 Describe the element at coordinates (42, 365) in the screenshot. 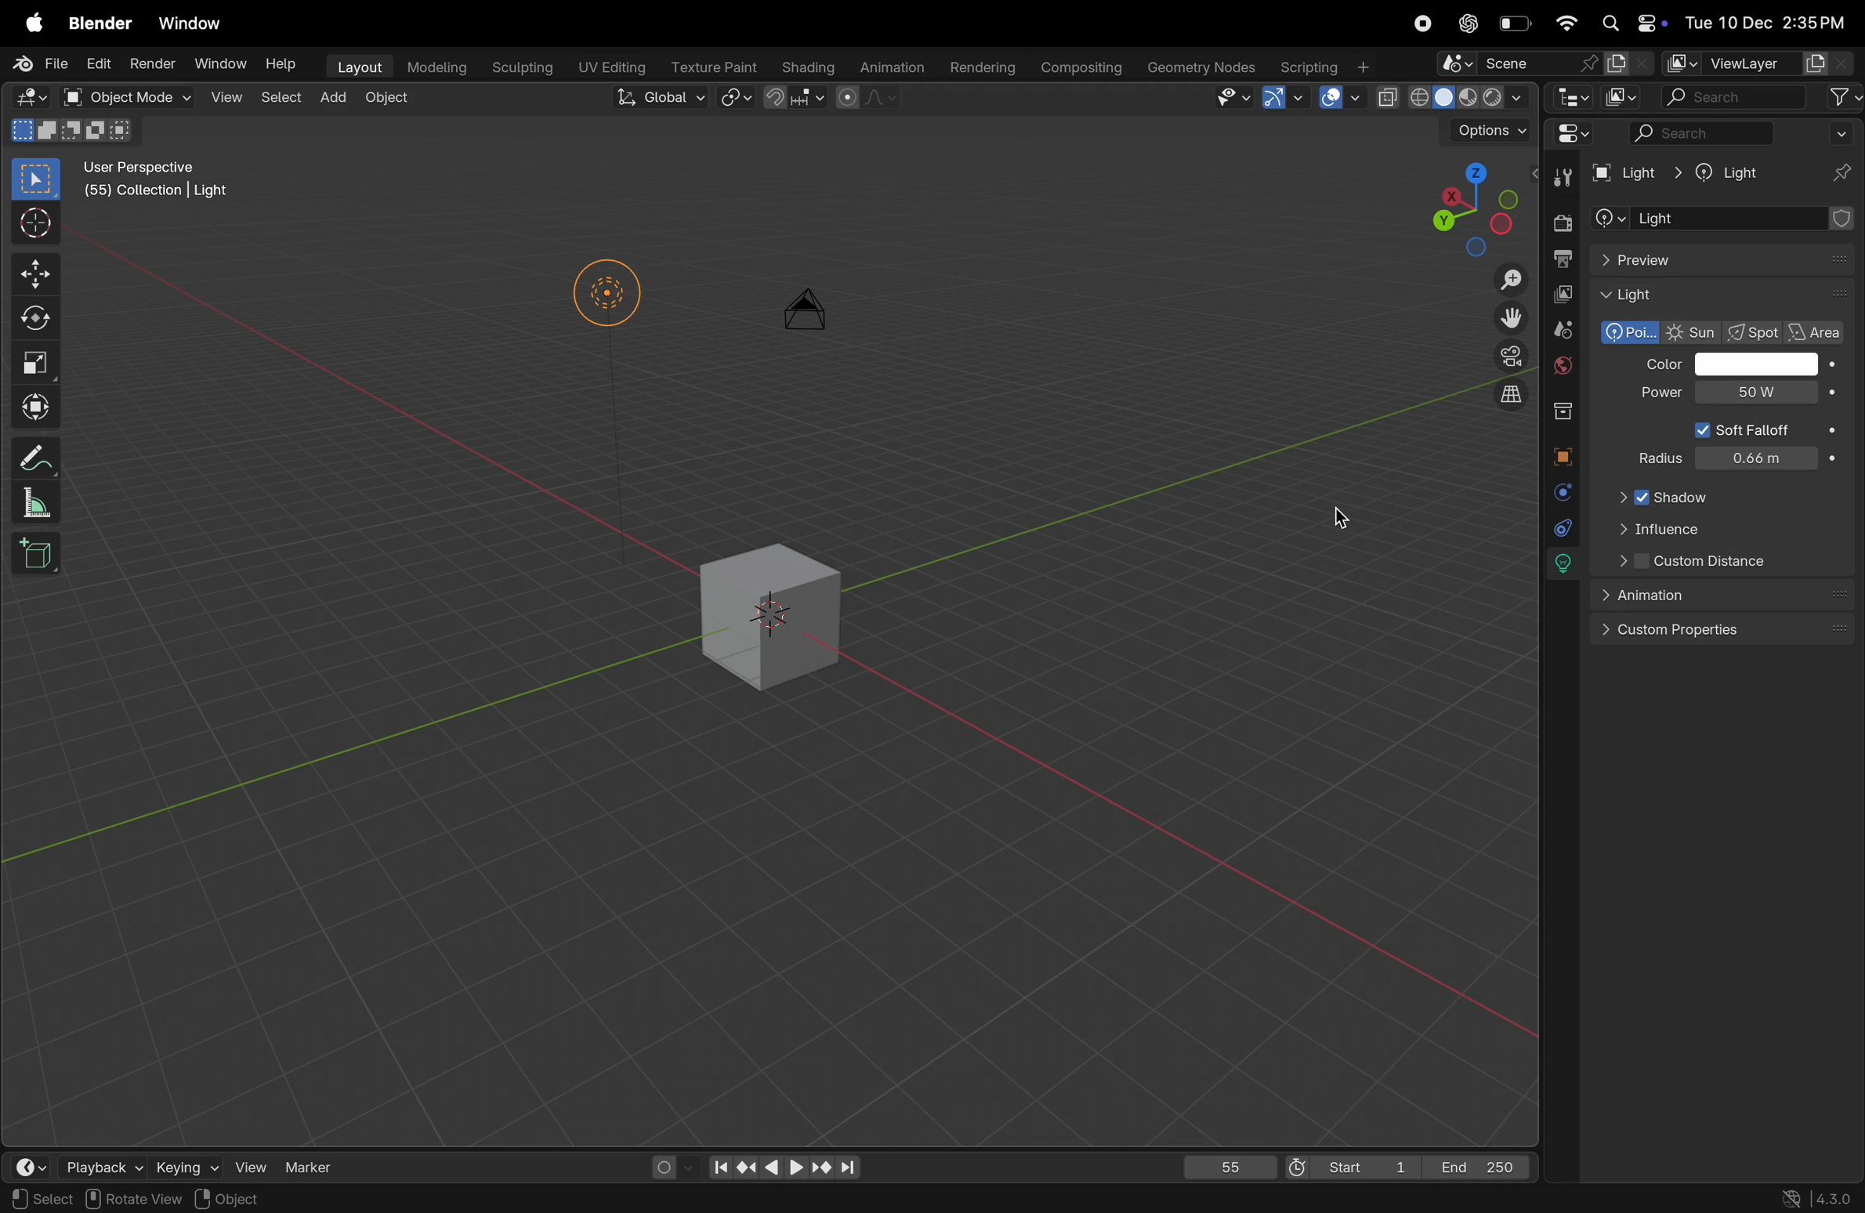

I see `scale` at that location.